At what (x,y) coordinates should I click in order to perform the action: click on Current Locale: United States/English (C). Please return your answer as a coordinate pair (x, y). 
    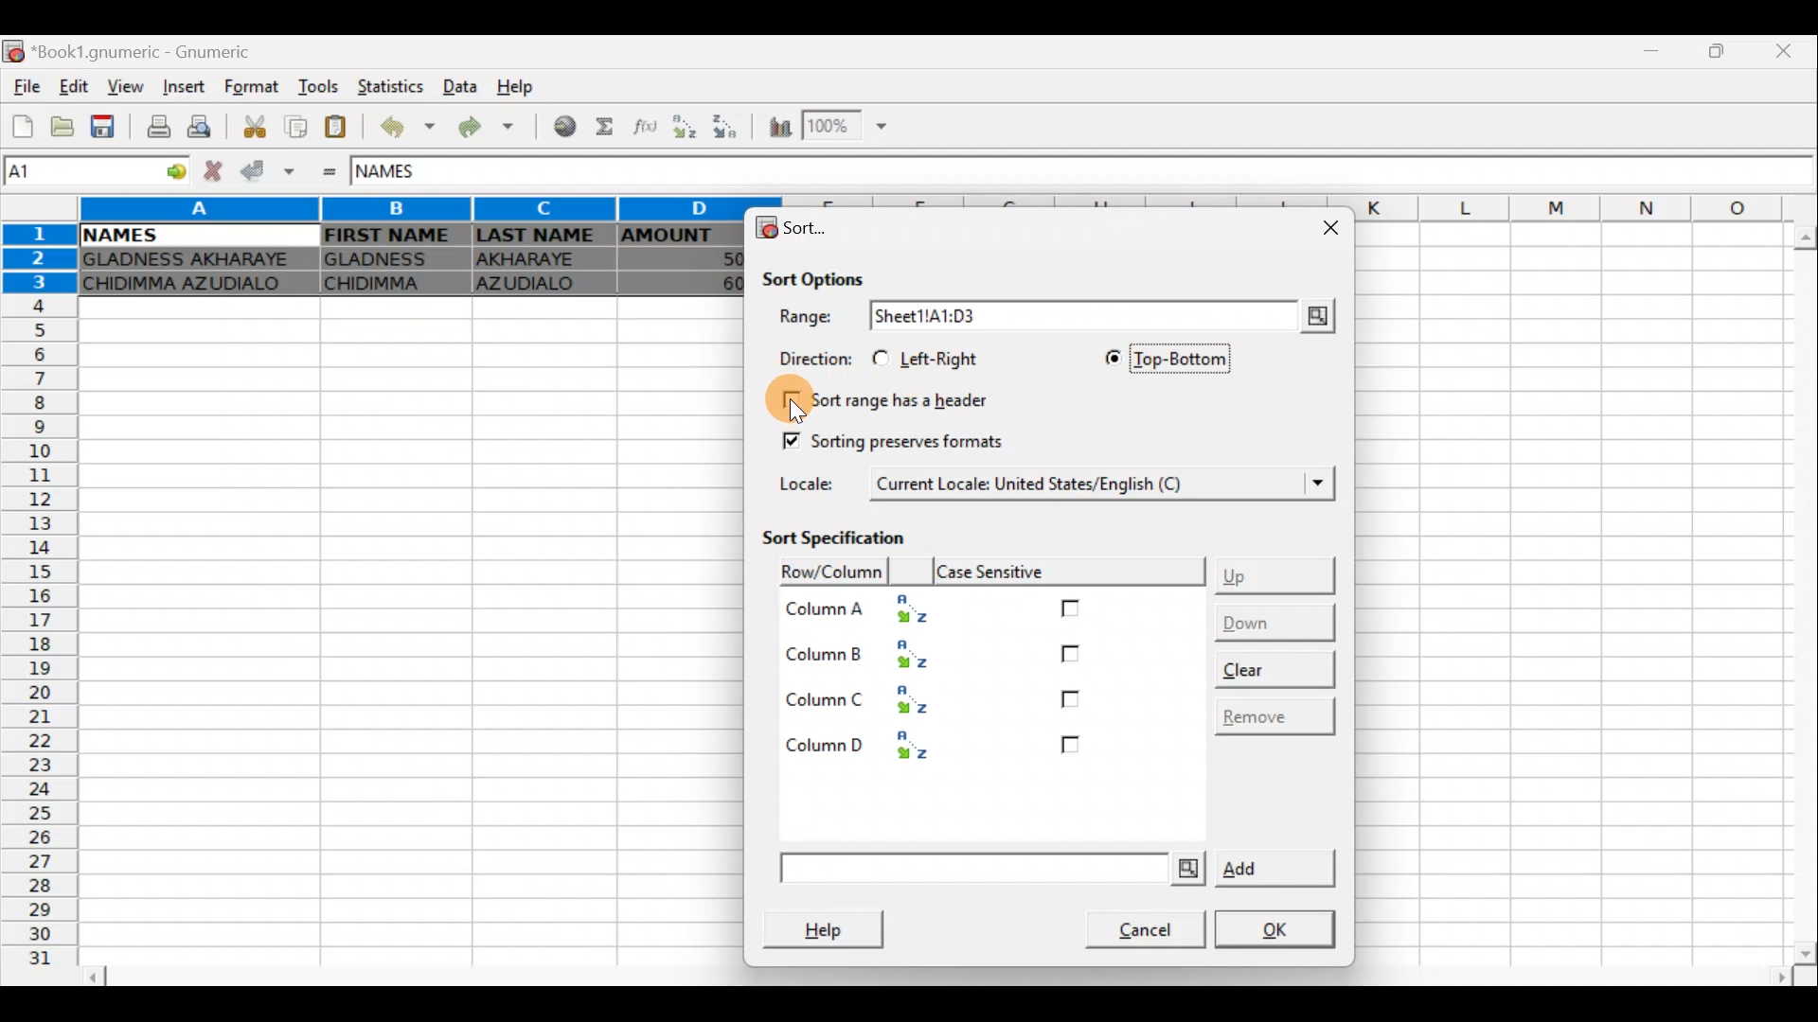
    Looking at the image, I should click on (1033, 482).